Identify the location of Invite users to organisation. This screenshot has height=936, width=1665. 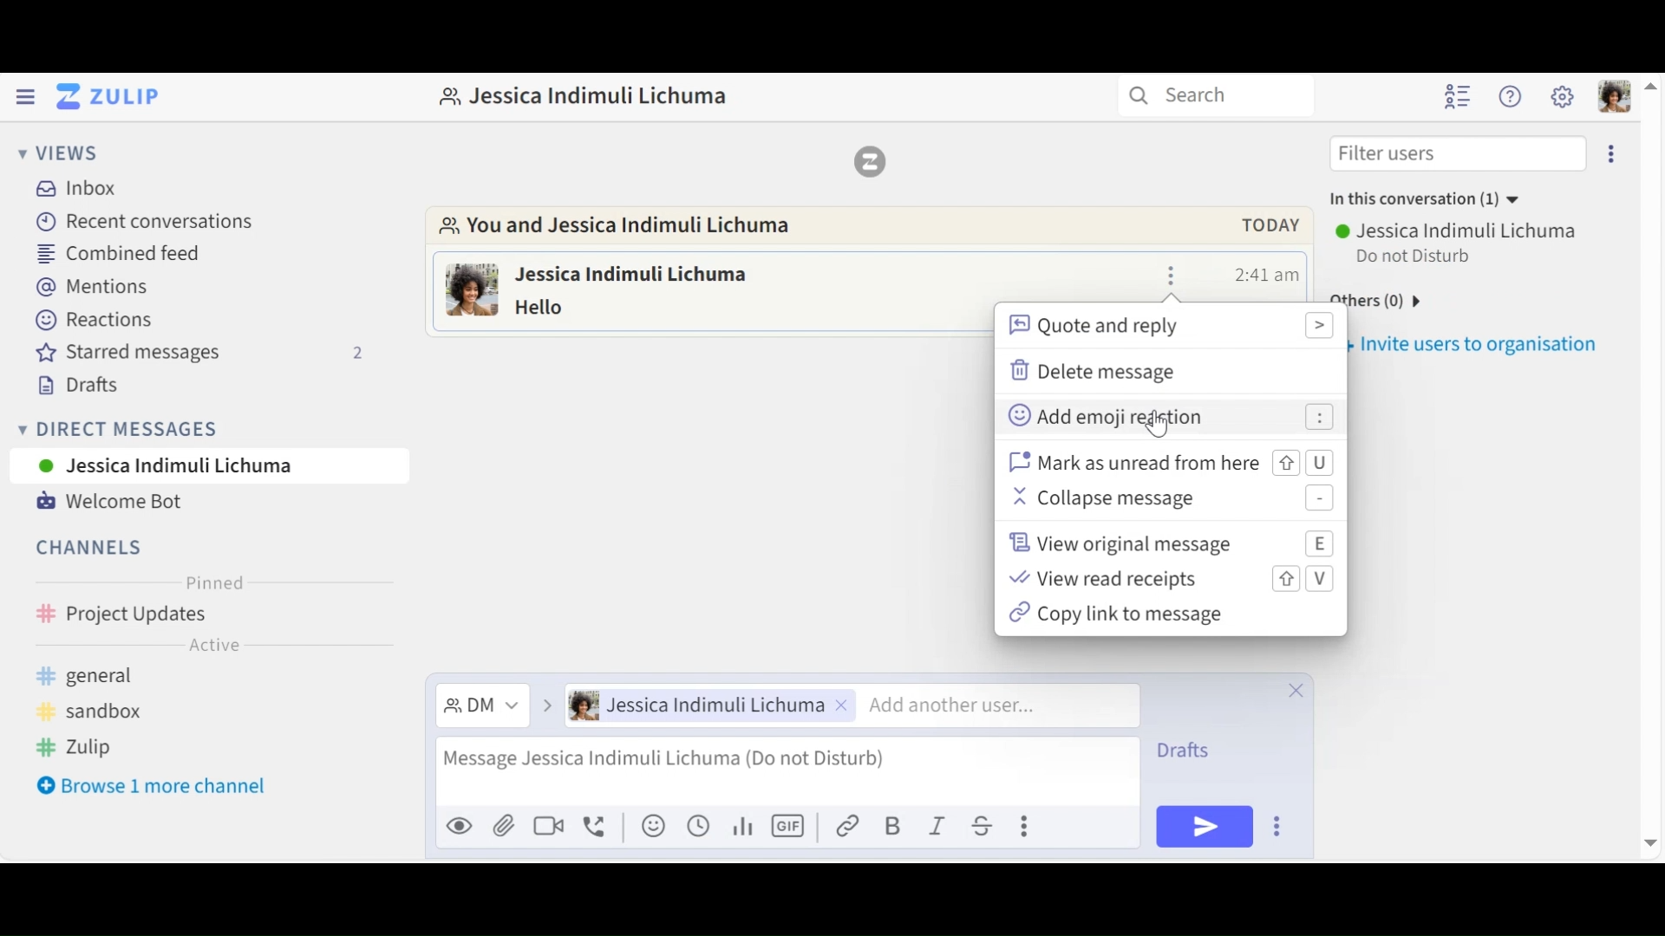
(1476, 341).